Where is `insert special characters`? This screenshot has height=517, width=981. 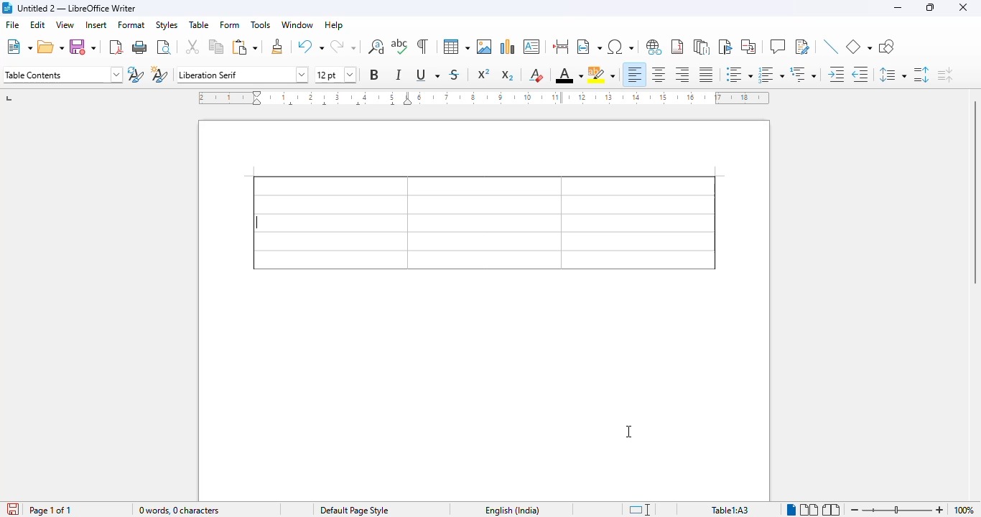
insert special characters is located at coordinates (620, 47).